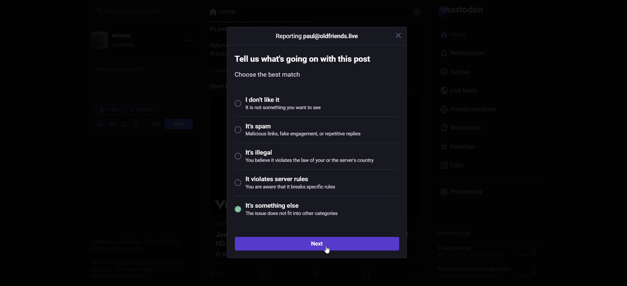 Image resolution: width=627 pixels, height=286 pixels. What do you see at coordinates (329, 250) in the screenshot?
I see `cursor` at bounding box center [329, 250].